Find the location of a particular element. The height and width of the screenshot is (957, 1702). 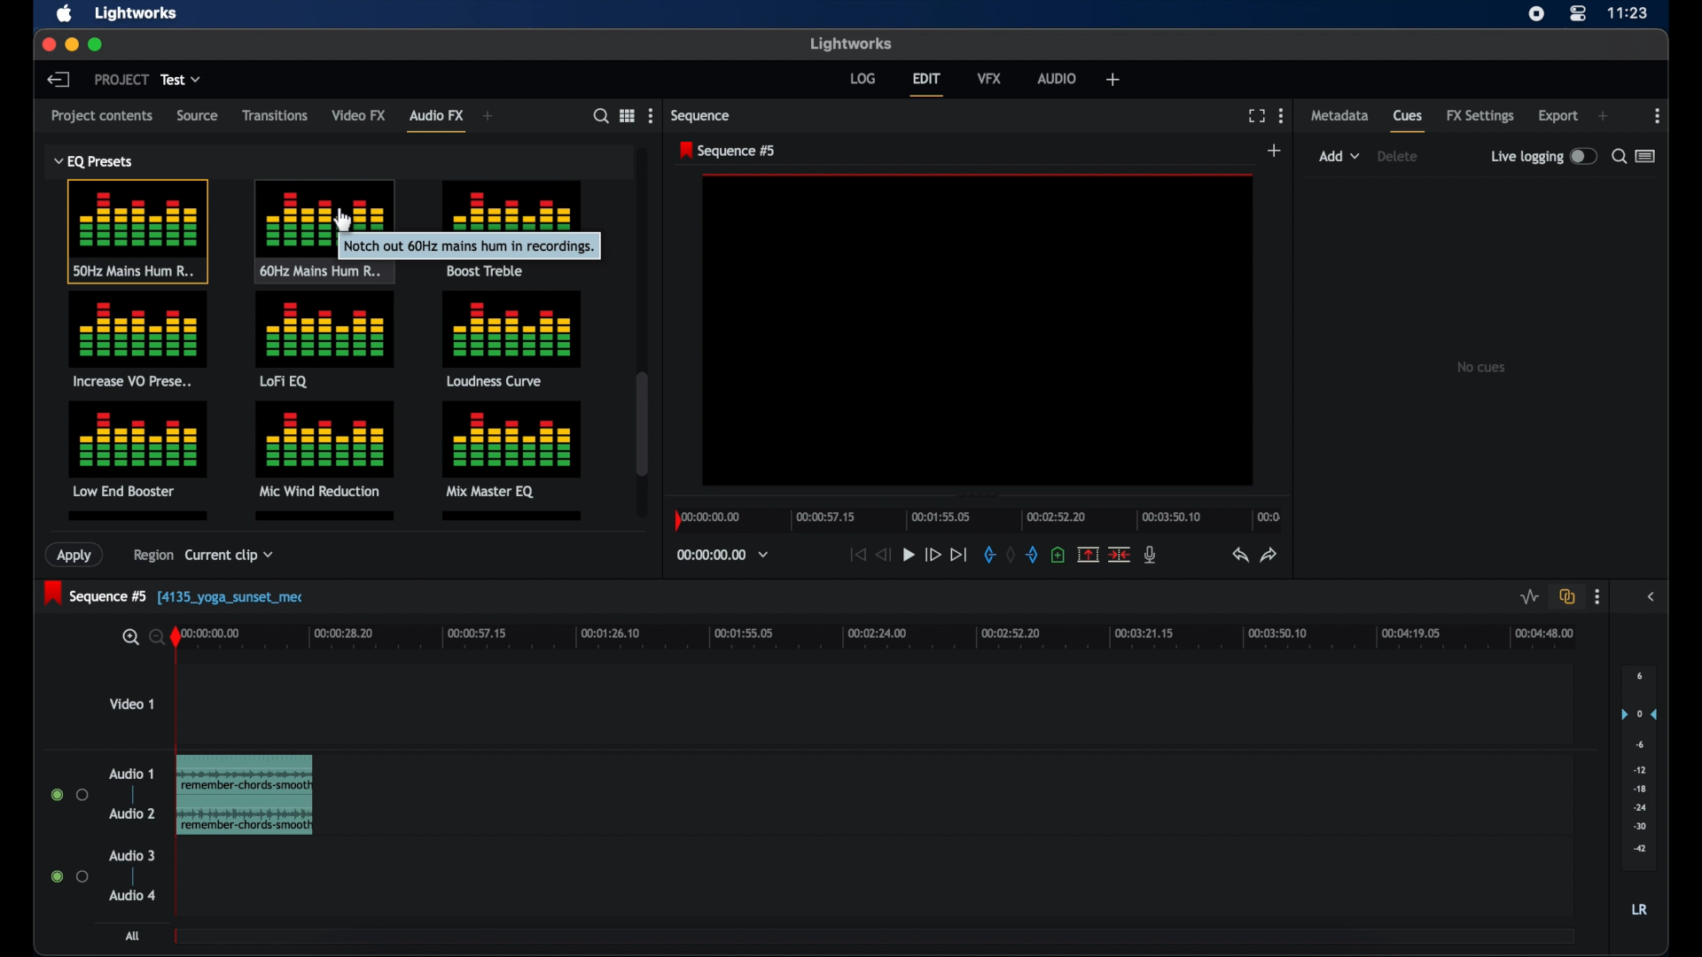

back is located at coordinates (58, 79).